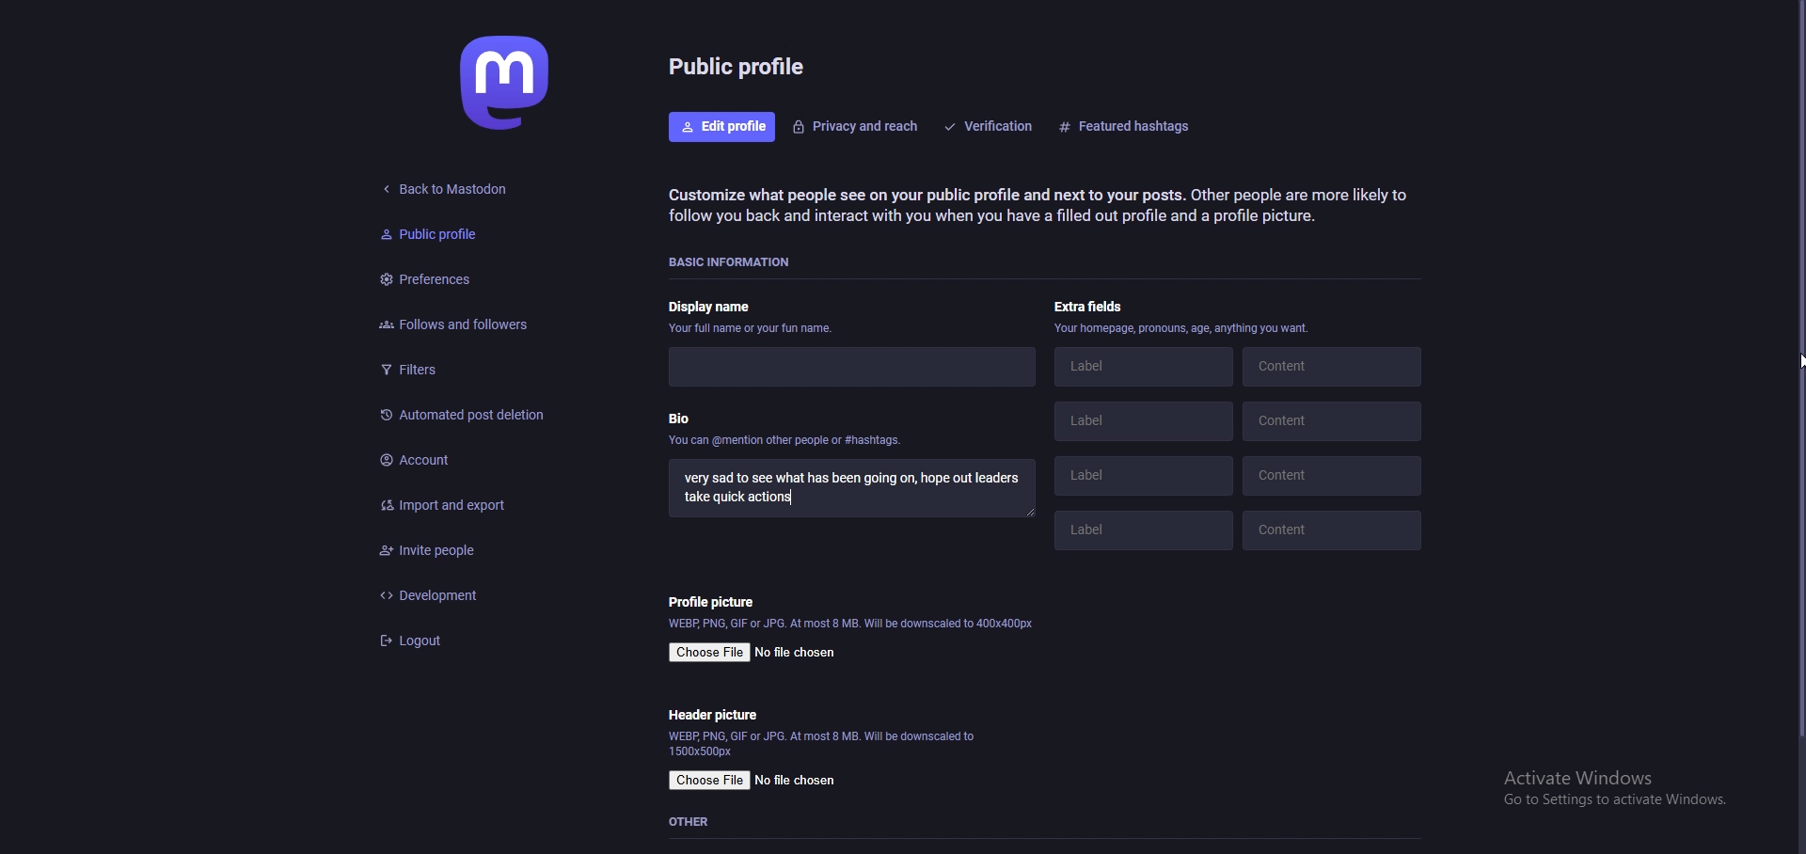 This screenshot has height=854, width=1806. Describe the element at coordinates (465, 278) in the screenshot. I see `preferences` at that location.